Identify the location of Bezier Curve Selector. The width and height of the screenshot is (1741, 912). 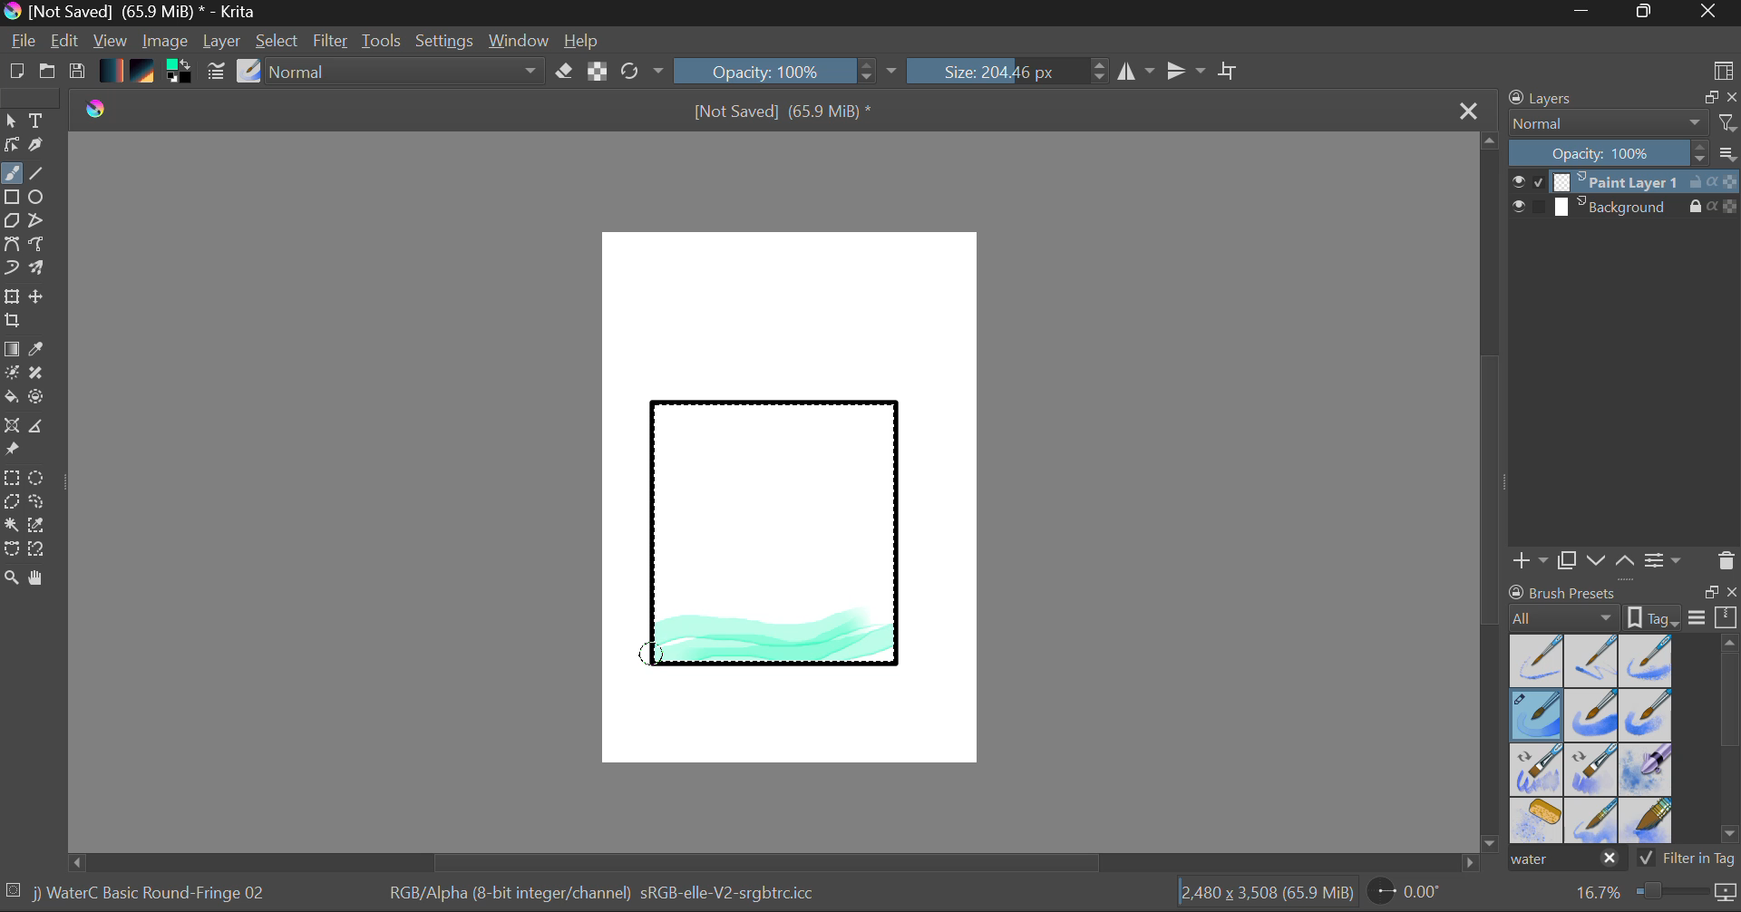
(11, 550).